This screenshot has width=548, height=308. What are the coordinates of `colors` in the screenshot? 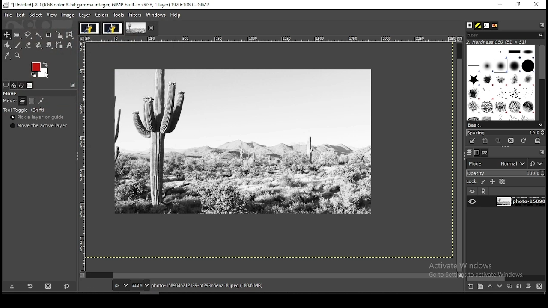 It's located at (102, 15).